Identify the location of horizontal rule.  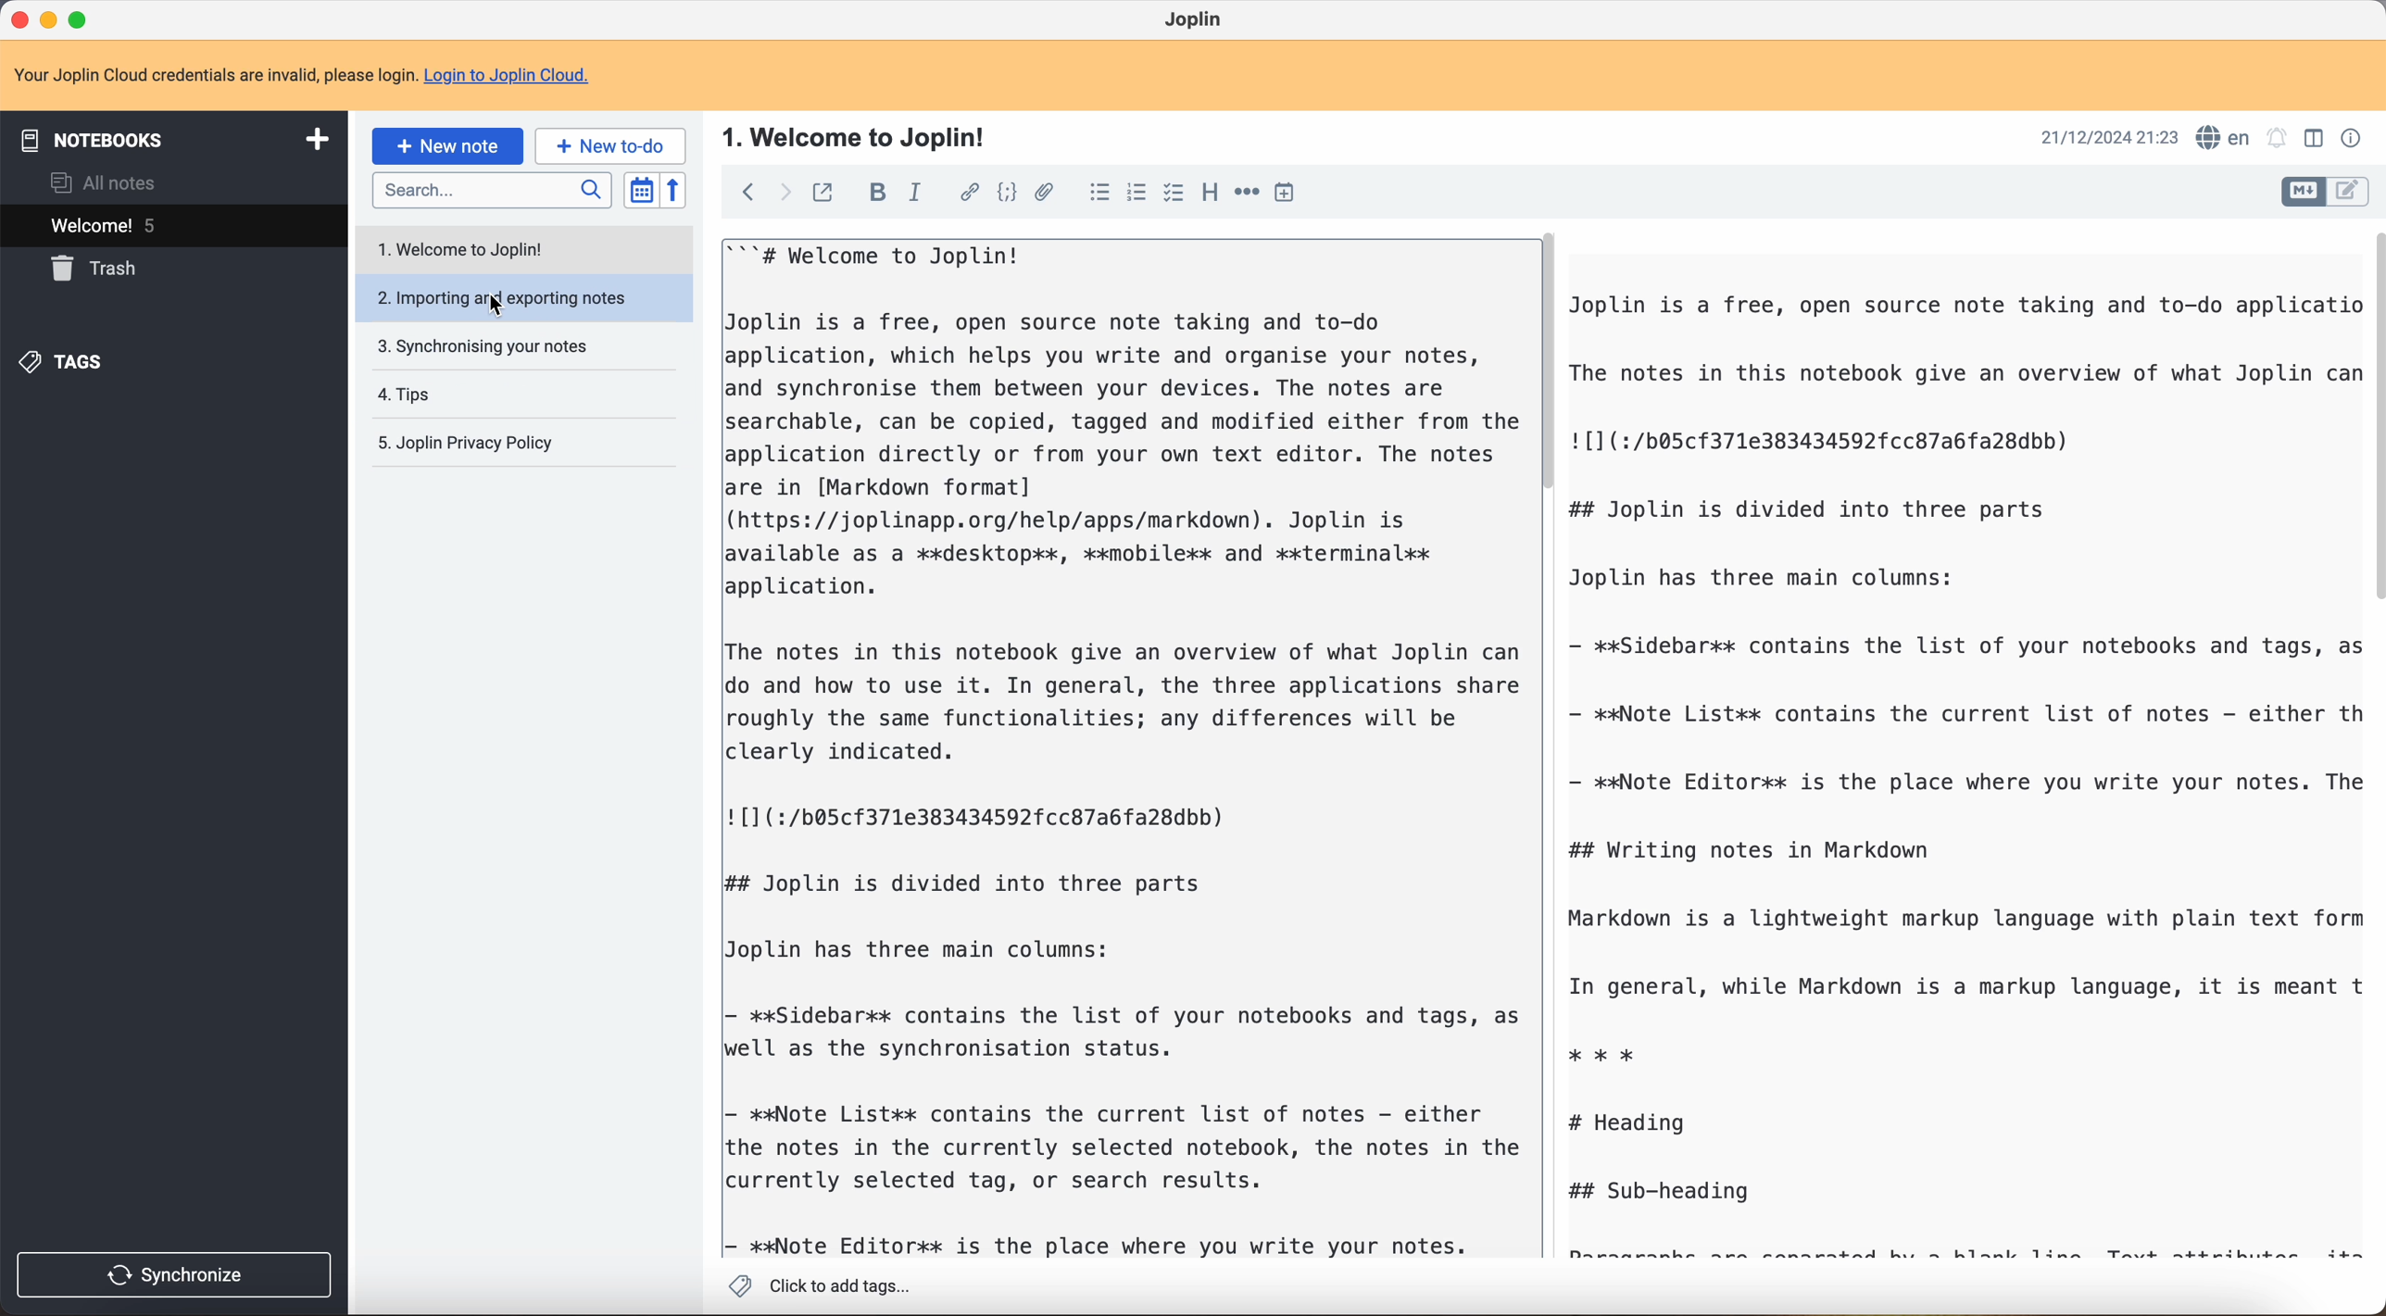
(1248, 194).